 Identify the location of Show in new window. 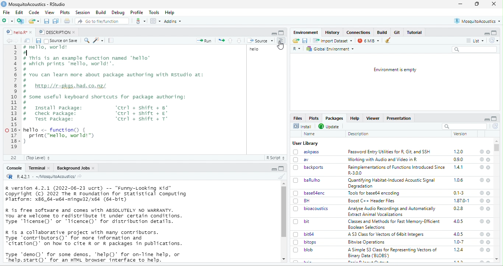
(27, 41).